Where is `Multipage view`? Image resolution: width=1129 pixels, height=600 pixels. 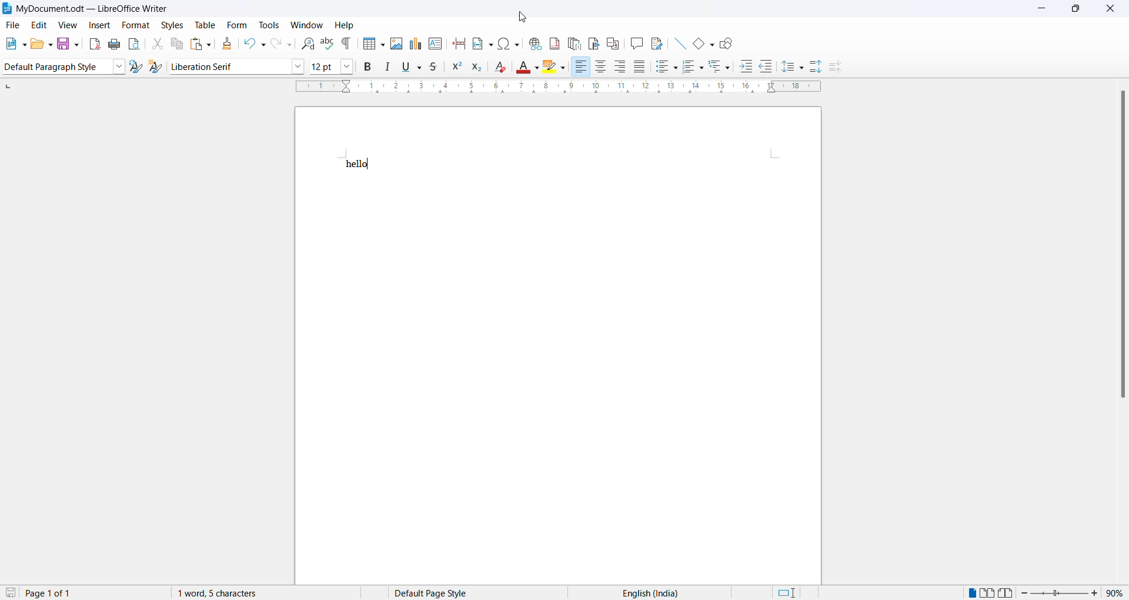 Multipage view is located at coordinates (987, 592).